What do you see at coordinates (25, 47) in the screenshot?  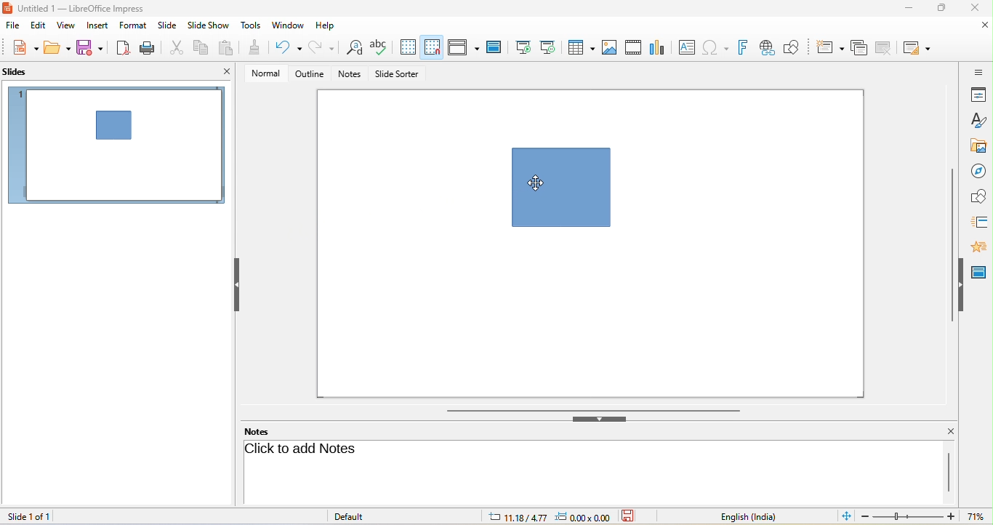 I see `new` at bounding box center [25, 47].